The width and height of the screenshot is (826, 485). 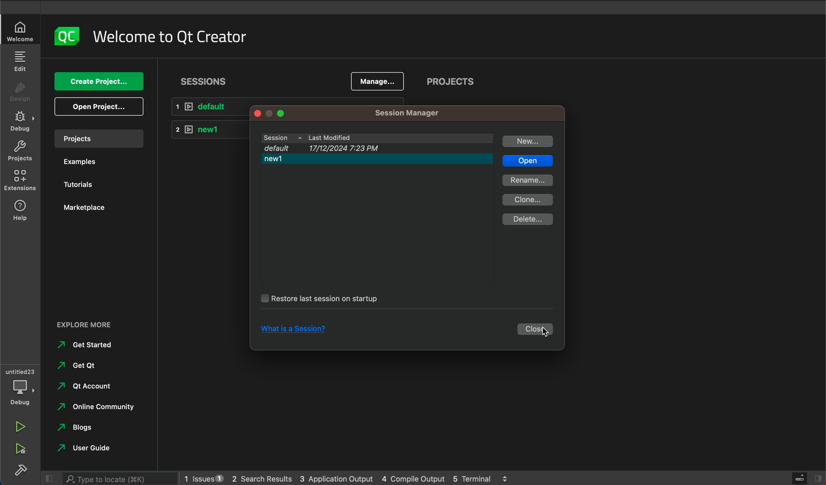 What do you see at coordinates (22, 122) in the screenshot?
I see `debug` at bounding box center [22, 122].